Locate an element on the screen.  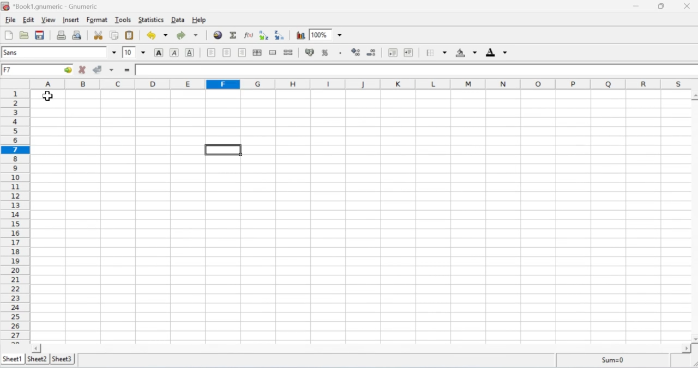
Print the current file is located at coordinates (62, 35).